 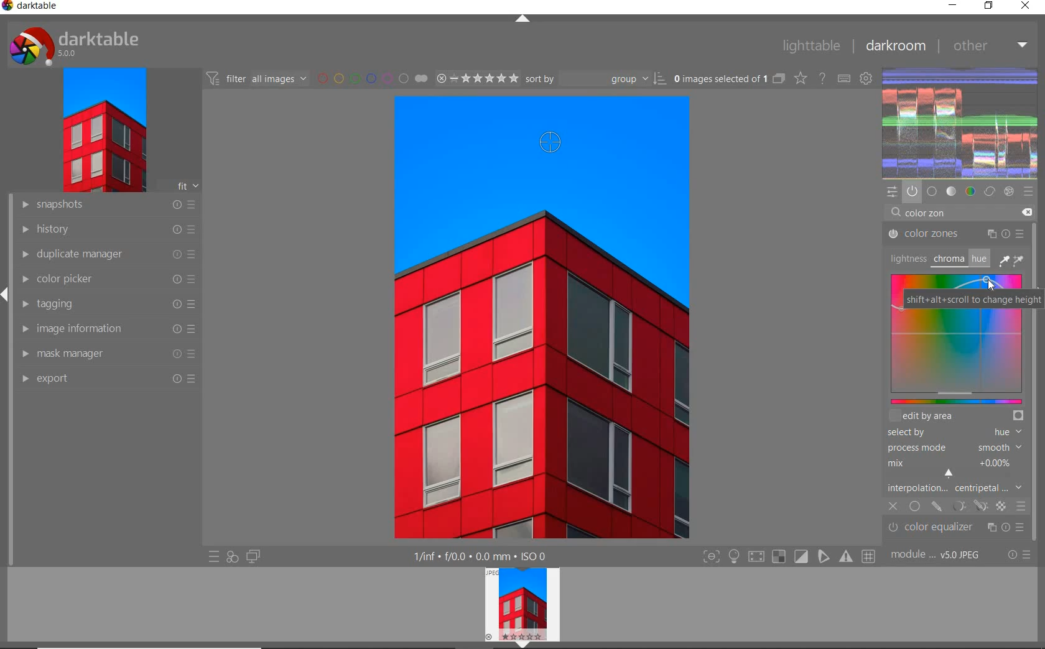 What do you see at coordinates (912, 191) in the screenshot?
I see `show only active modules` at bounding box center [912, 191].